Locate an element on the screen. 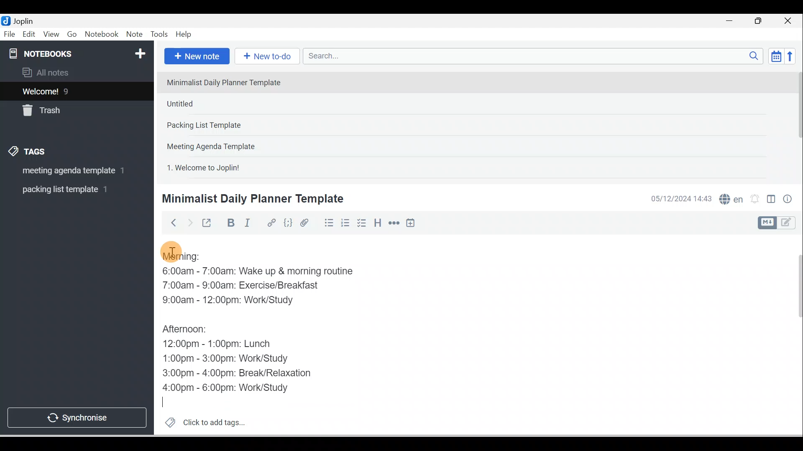 The image size is (803, 451). Tag 2 is located at coordinates (71, 190).